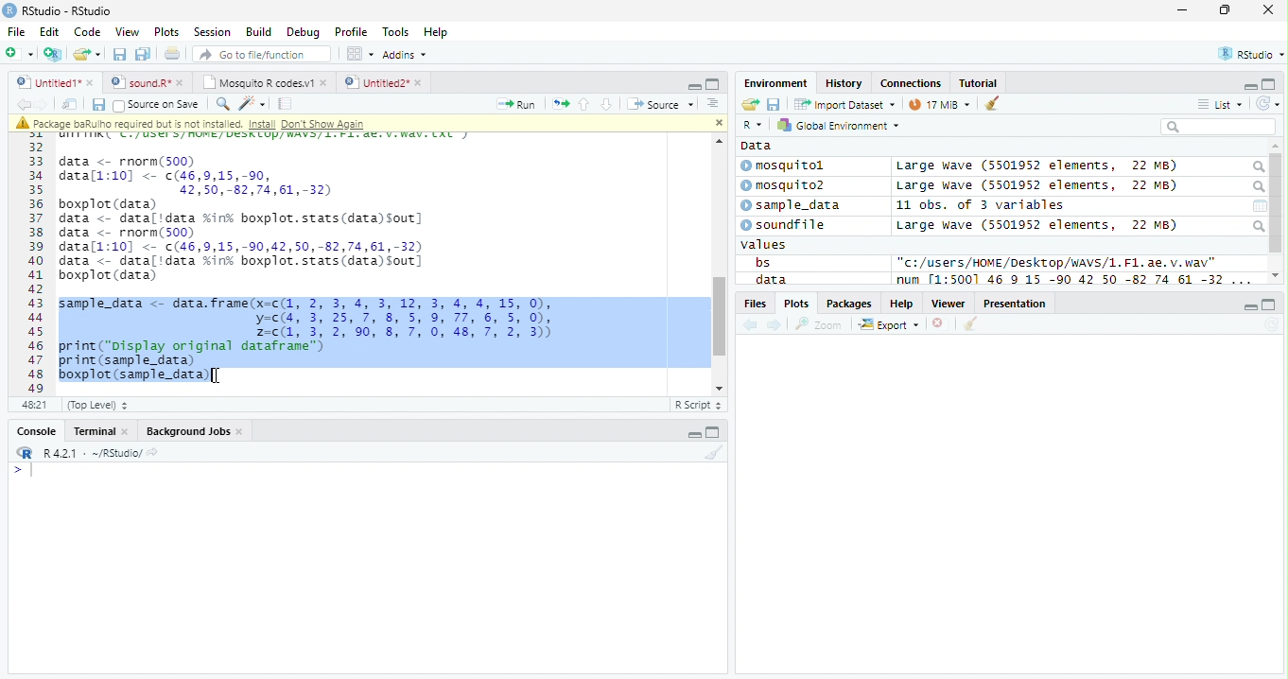  What do you see at coordinates (942, 323) in the screenshot?
I see `delete file` at bounding box center [942, 323].